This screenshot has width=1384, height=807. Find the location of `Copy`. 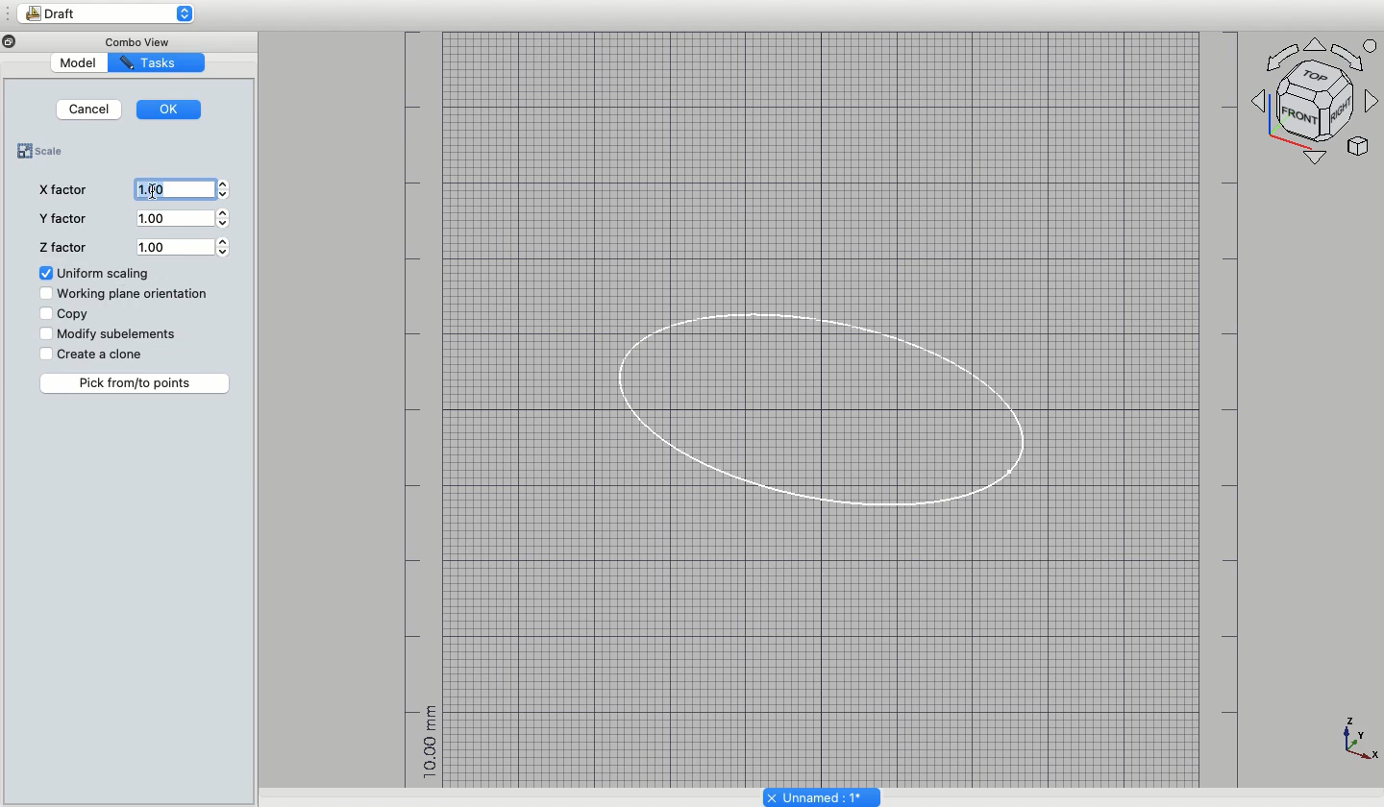

Copy is located at coordinates (69, 315).